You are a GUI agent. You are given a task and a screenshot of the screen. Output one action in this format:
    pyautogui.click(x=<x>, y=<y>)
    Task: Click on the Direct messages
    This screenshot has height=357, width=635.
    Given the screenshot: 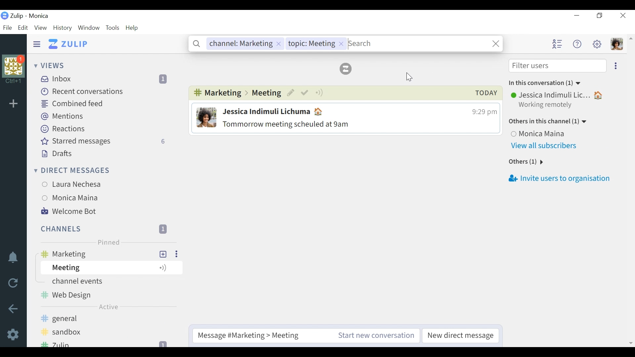 What is the action you would take?
    pyautogui.click(x=71, y=171)
    